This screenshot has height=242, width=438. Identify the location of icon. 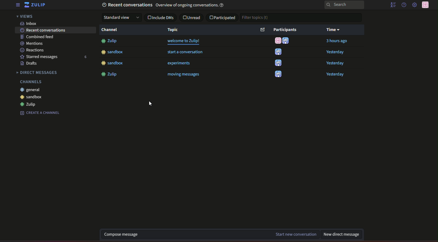
(278, 75).